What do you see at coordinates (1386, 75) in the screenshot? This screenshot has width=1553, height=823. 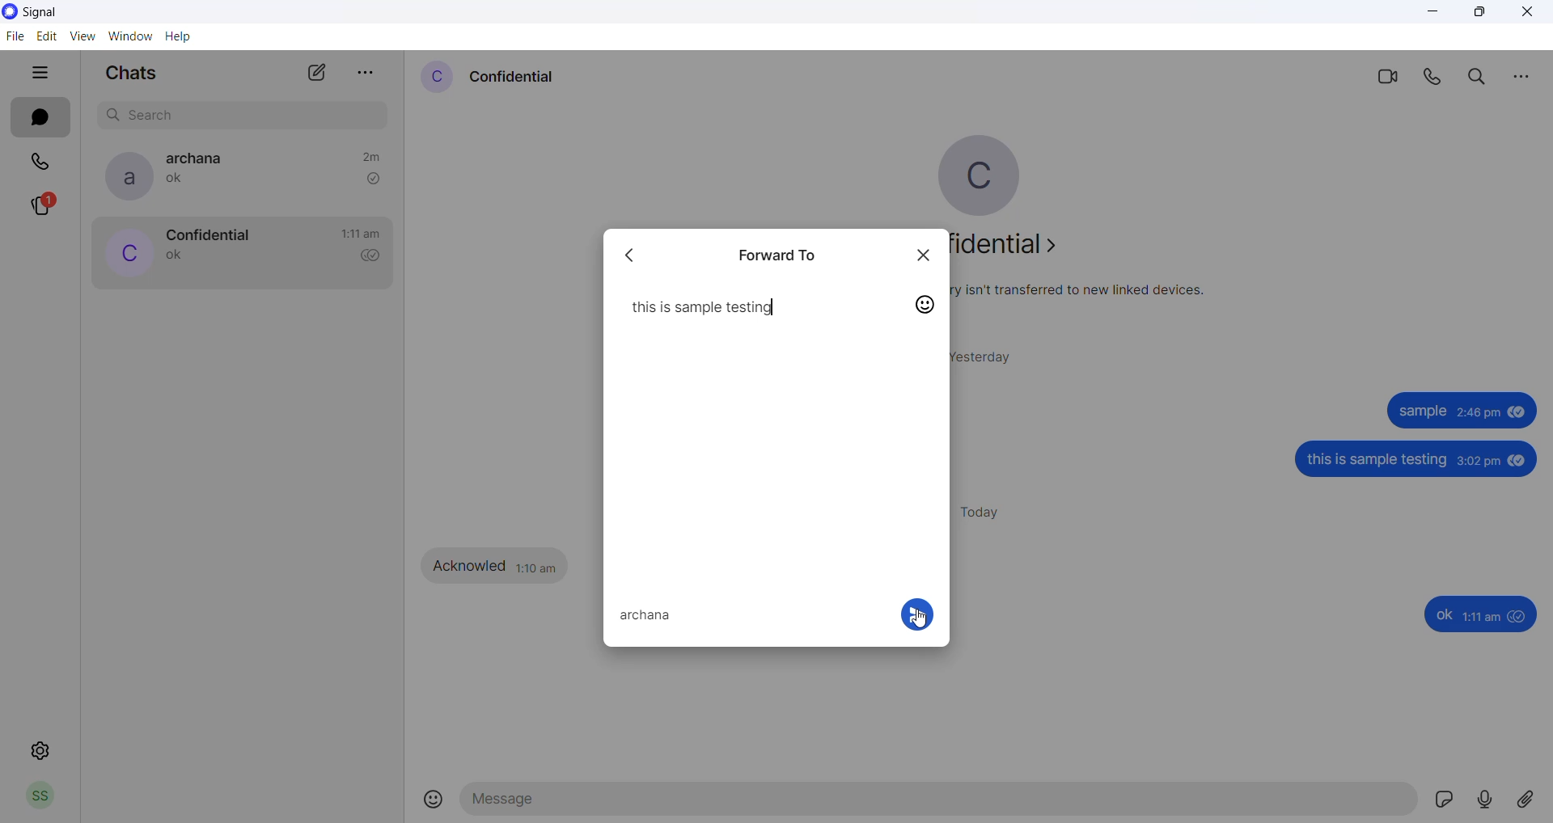 I see `video call` at bounding box center [1386, 75].